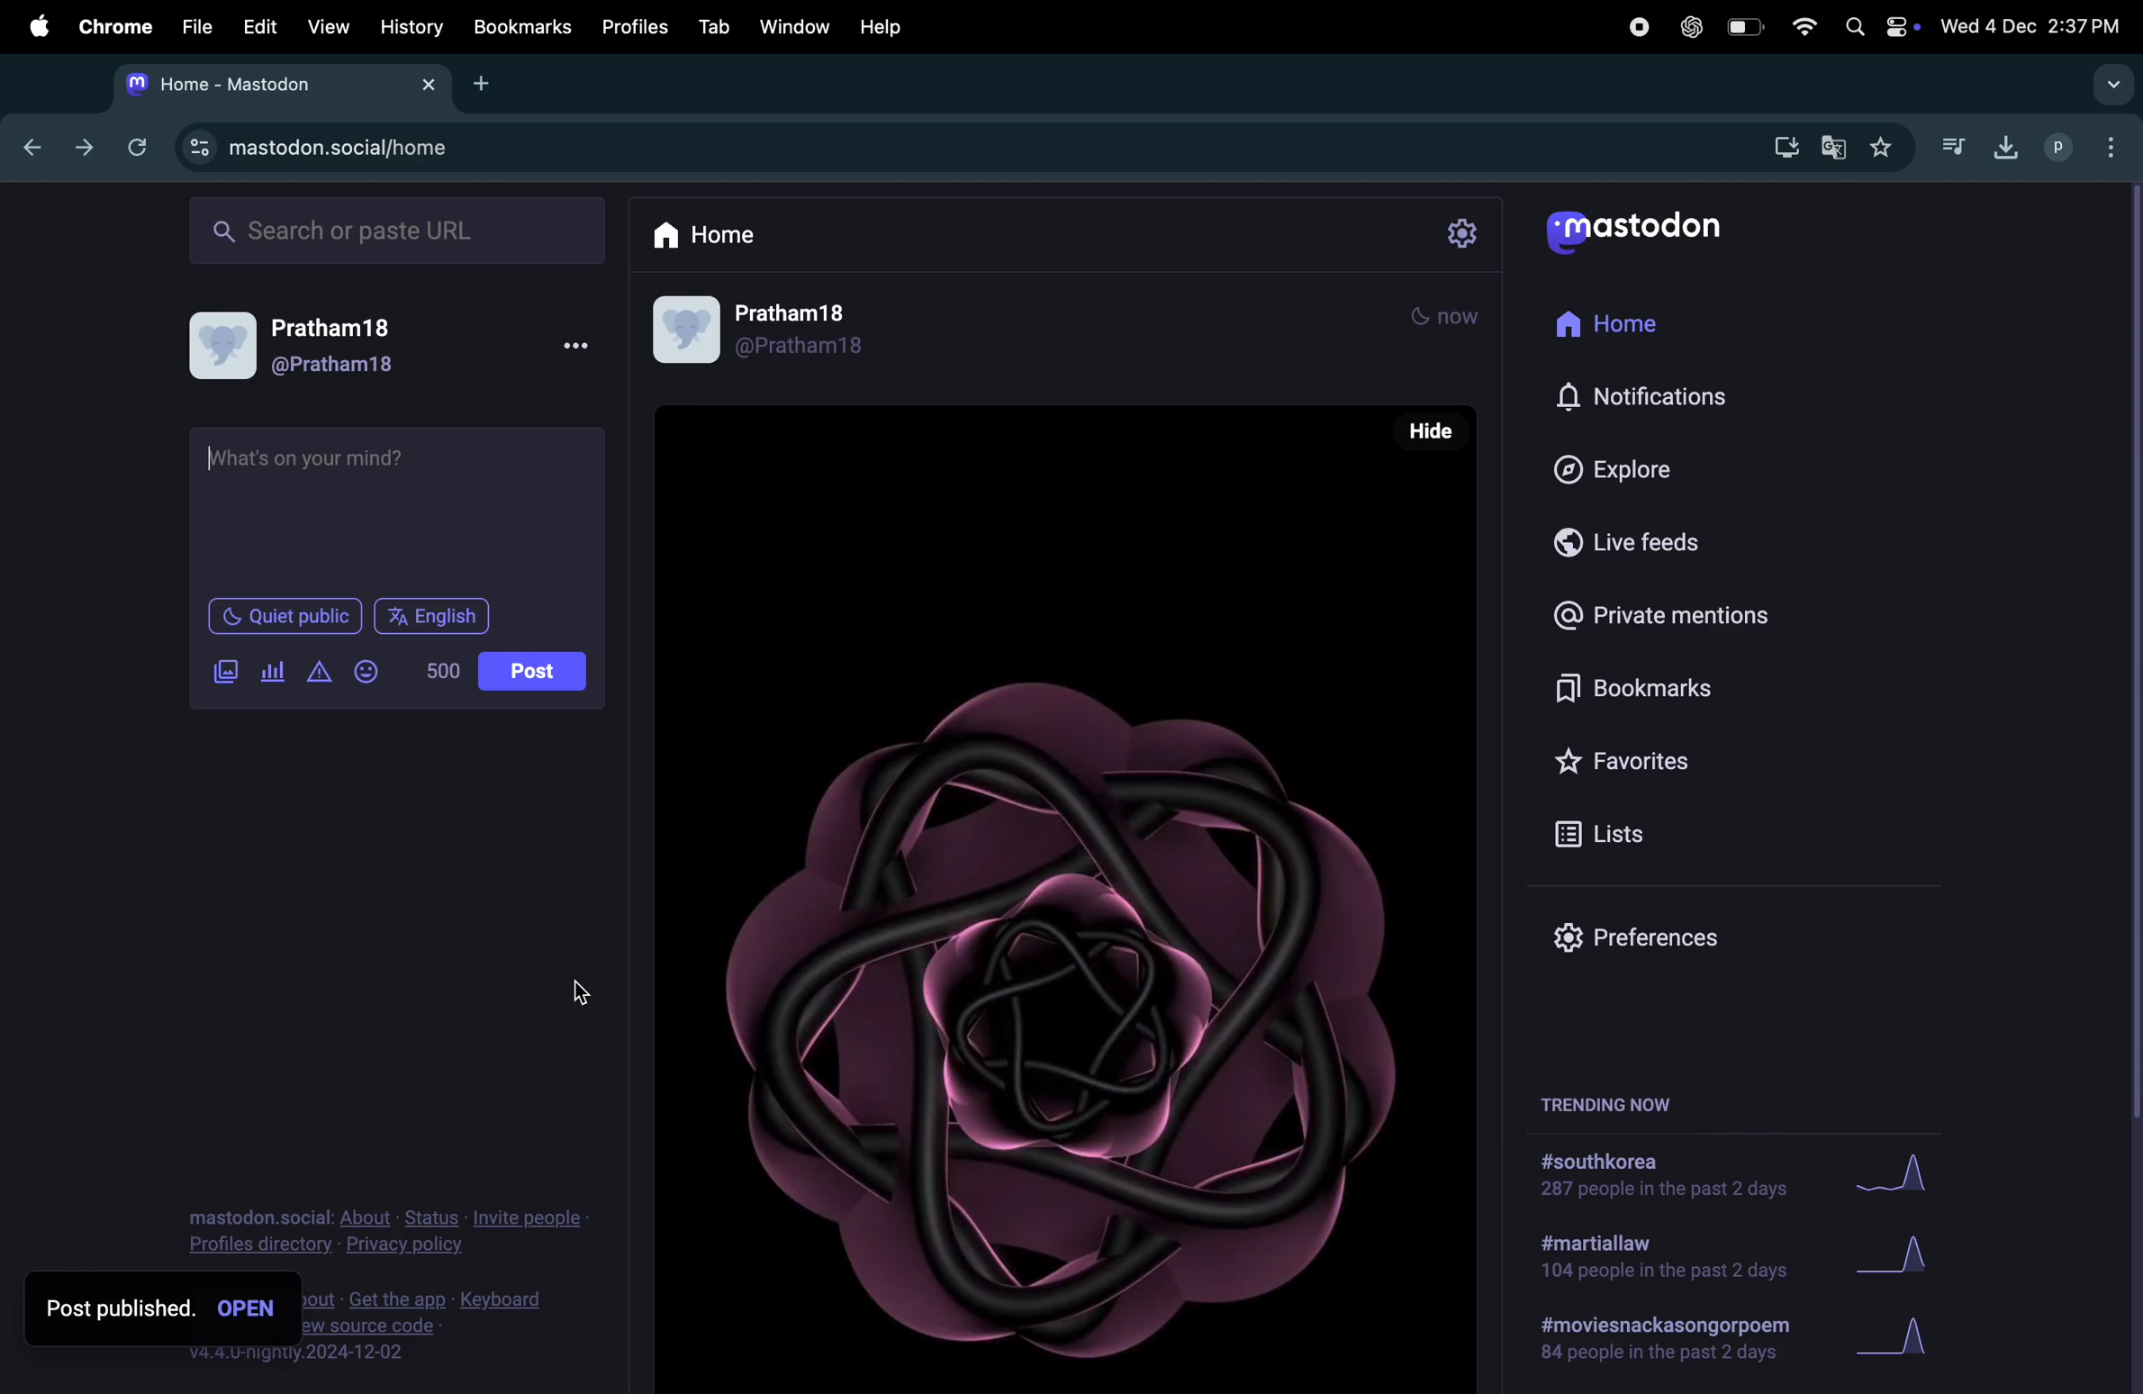 This screenshot has height=1394, width=2143. I want to click on record, so click(1637, 27).